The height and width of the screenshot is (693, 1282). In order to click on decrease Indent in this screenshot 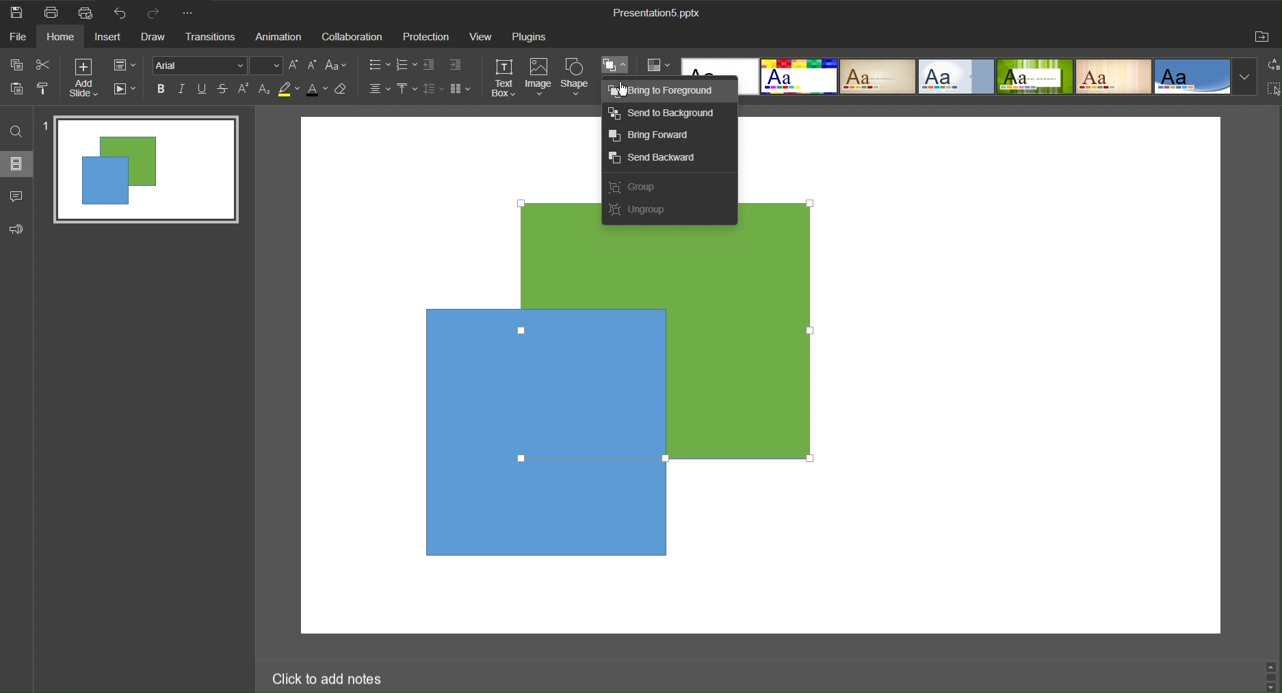, I will do `click(430, 65)`.